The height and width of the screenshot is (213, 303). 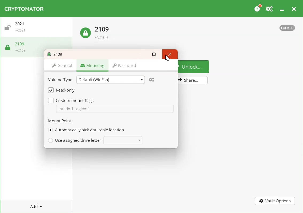 What do you see at coordinates (152, 80) in the screenshot?
I see `Open virtual drive preferences` at bounding box center [152, 80].